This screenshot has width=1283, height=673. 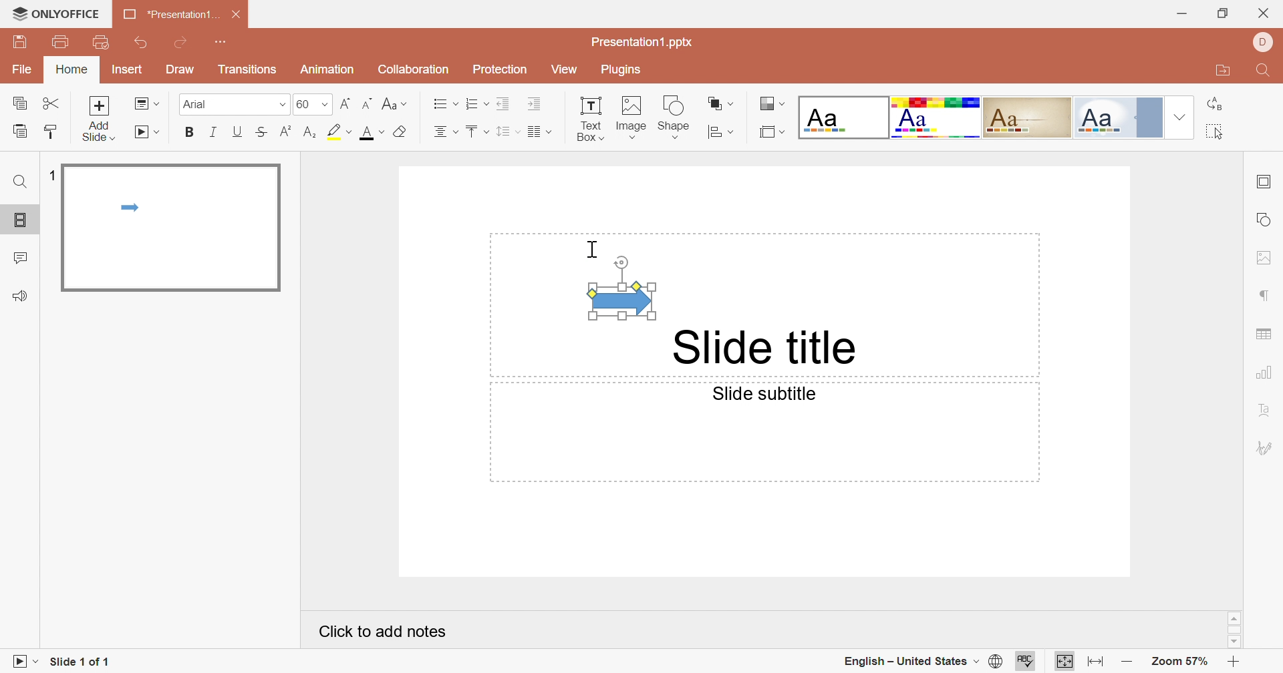 I want to click on Slide subtitle, so click(x=761, y=393).